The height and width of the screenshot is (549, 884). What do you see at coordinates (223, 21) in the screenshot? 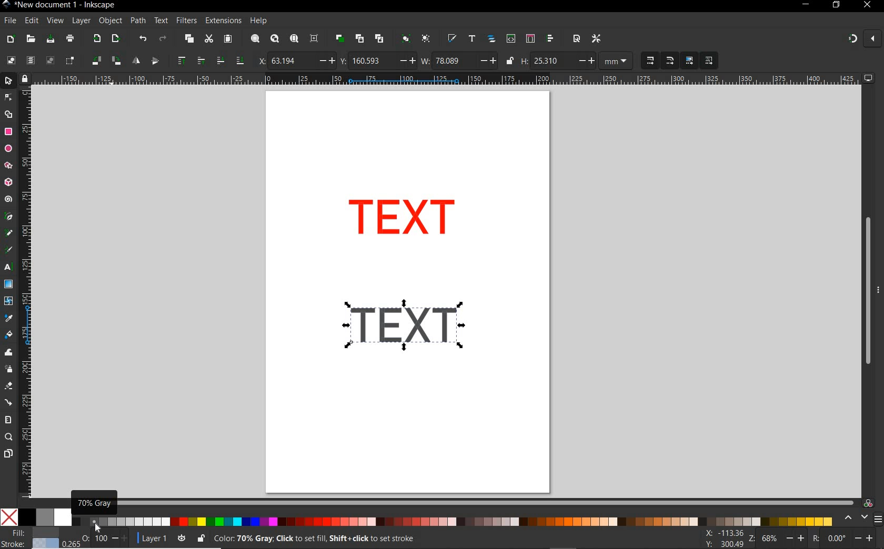
I see `extensions` at bounding box center [223, 21].